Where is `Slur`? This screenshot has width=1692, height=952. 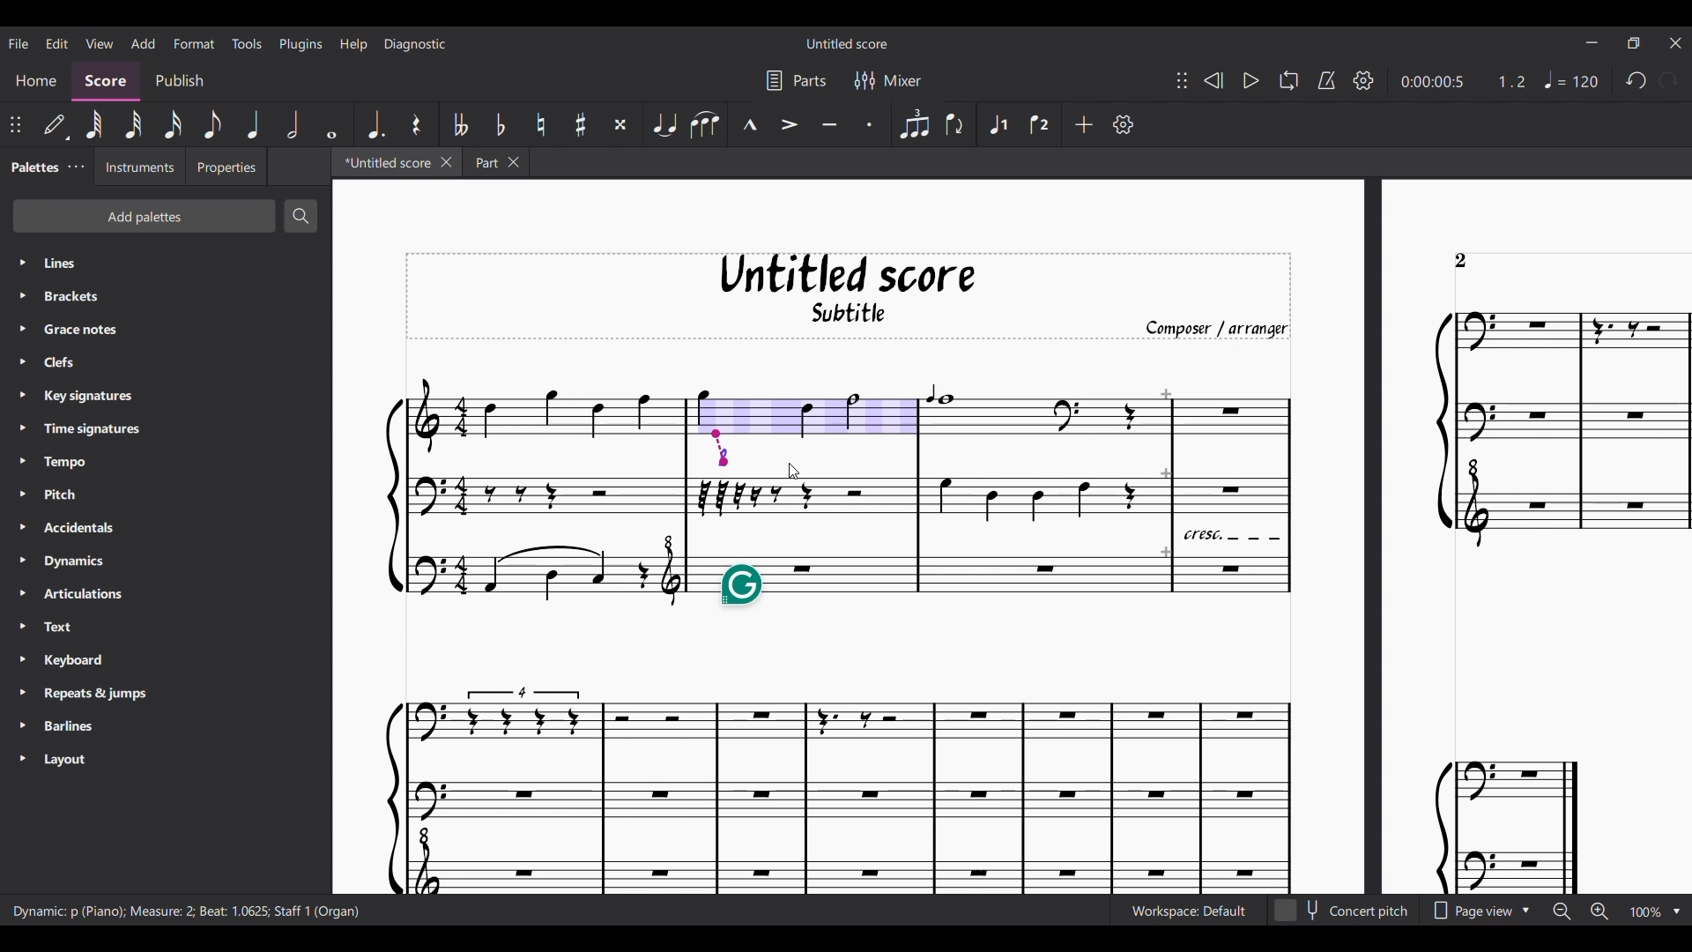
Slur is located at coordinates (705, 124).